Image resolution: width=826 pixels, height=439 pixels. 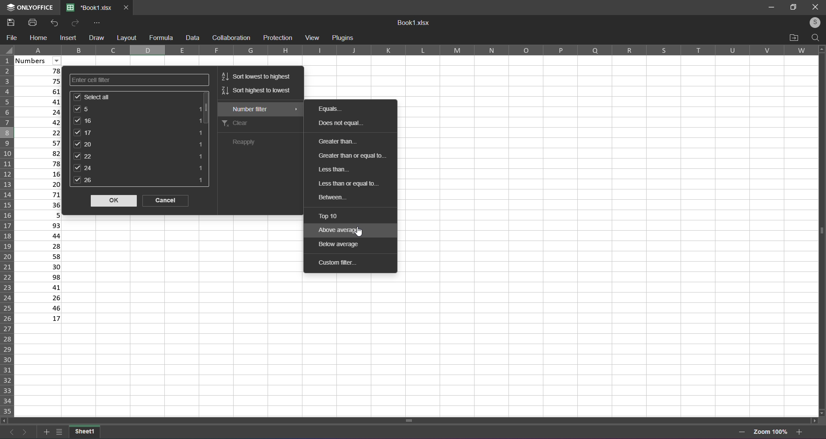 What do you see at coordinates (39, 225) in the screenshot?
I see `93` at bounding box center [39, 225].